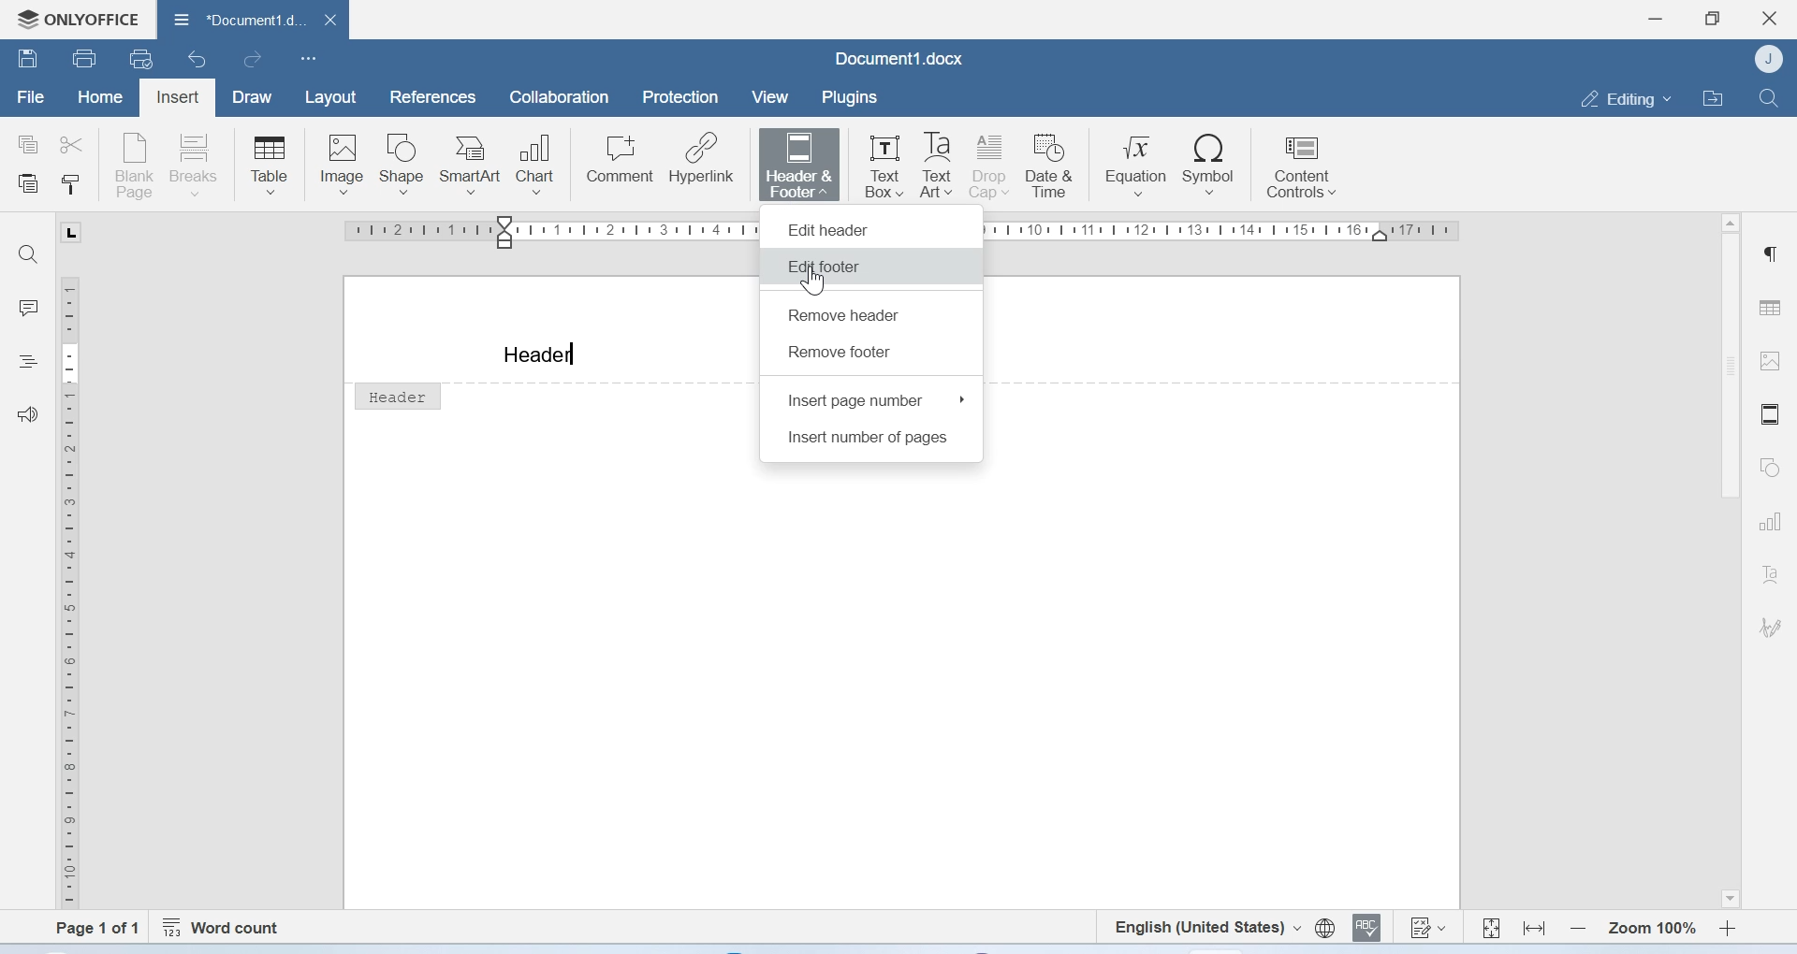  What do you see at coordinates (1769, 60) in the screenshot?
I see `Account` at bounding box center [1769, 60].